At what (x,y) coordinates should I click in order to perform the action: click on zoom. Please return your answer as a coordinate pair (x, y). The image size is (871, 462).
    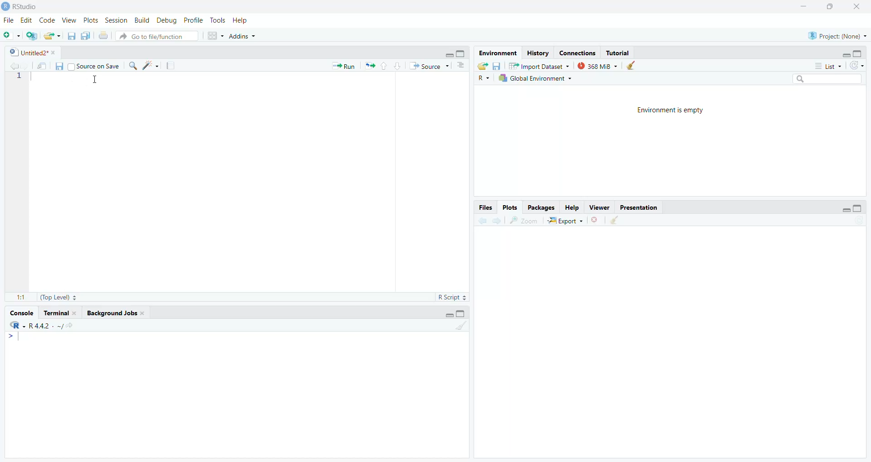
    Looking at the image, I should click on (524, 221).